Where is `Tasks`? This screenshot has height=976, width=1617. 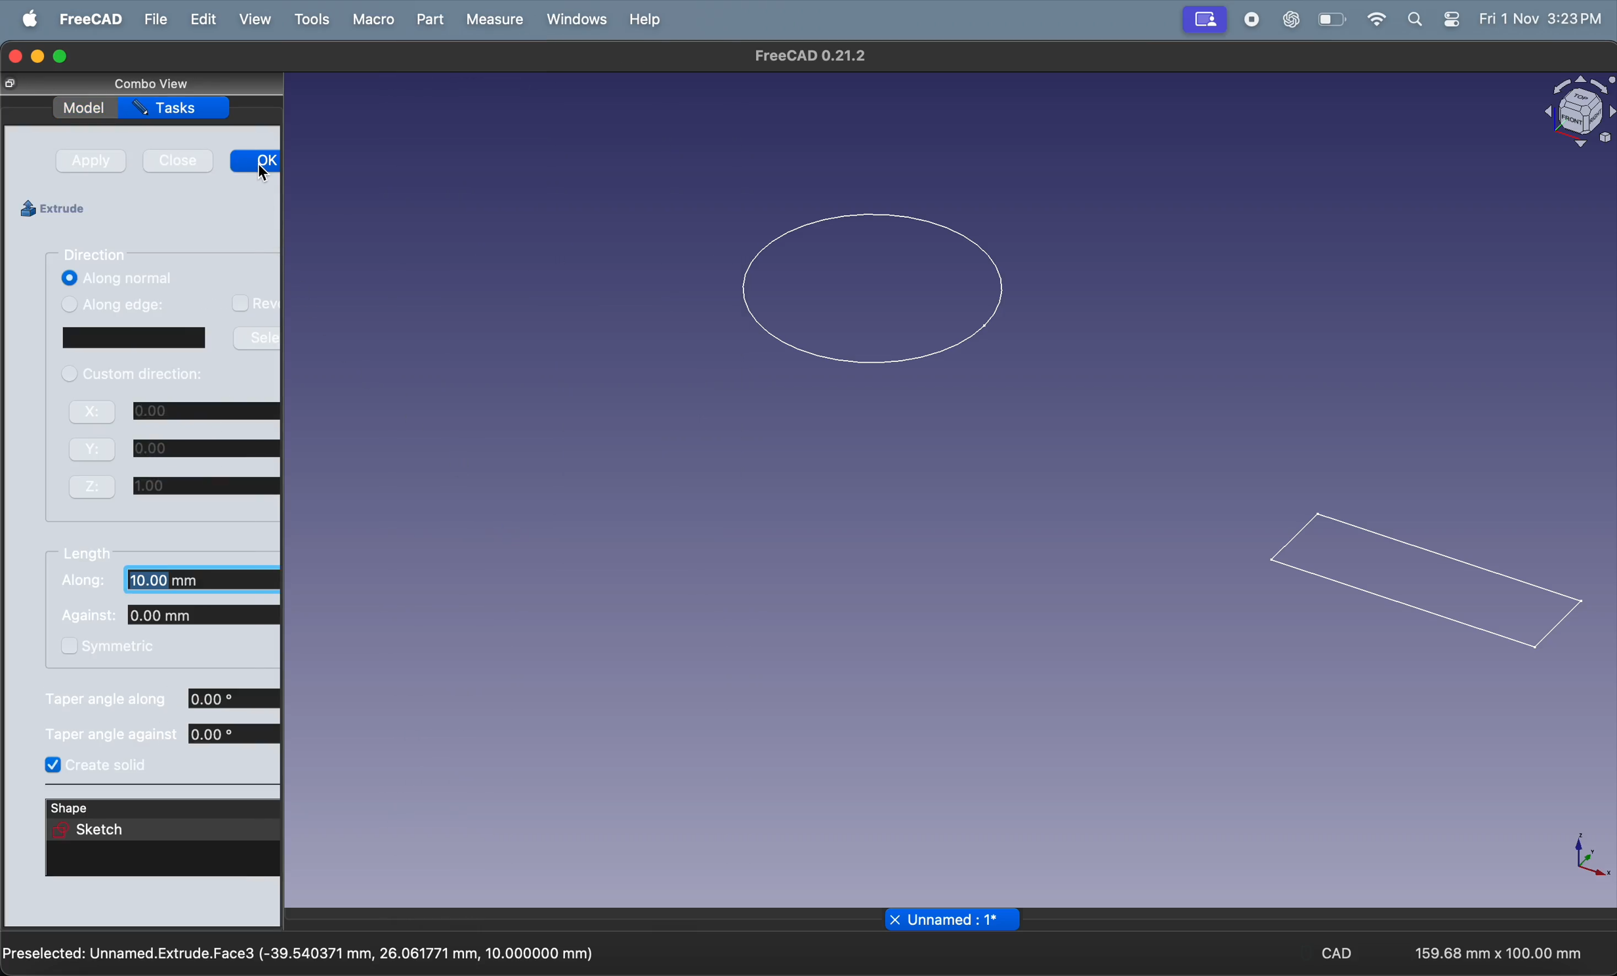 Tasks is located at coordinates (176, 107).